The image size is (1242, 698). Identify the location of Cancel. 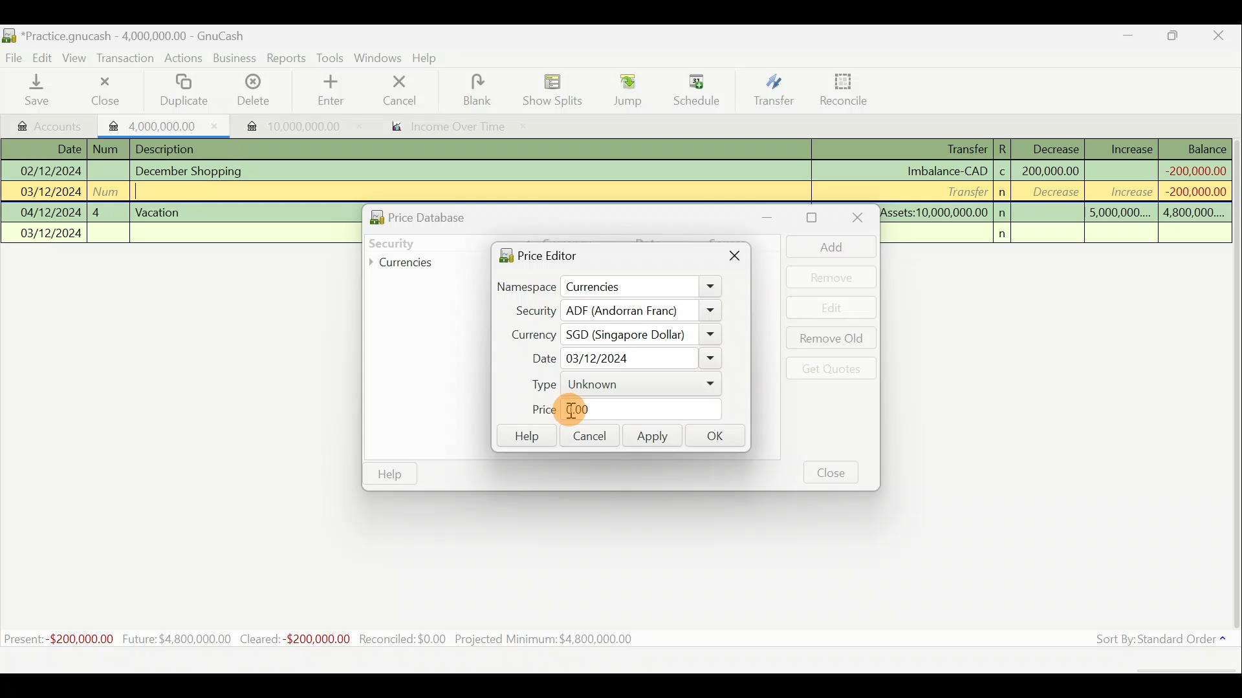
(588, 434).